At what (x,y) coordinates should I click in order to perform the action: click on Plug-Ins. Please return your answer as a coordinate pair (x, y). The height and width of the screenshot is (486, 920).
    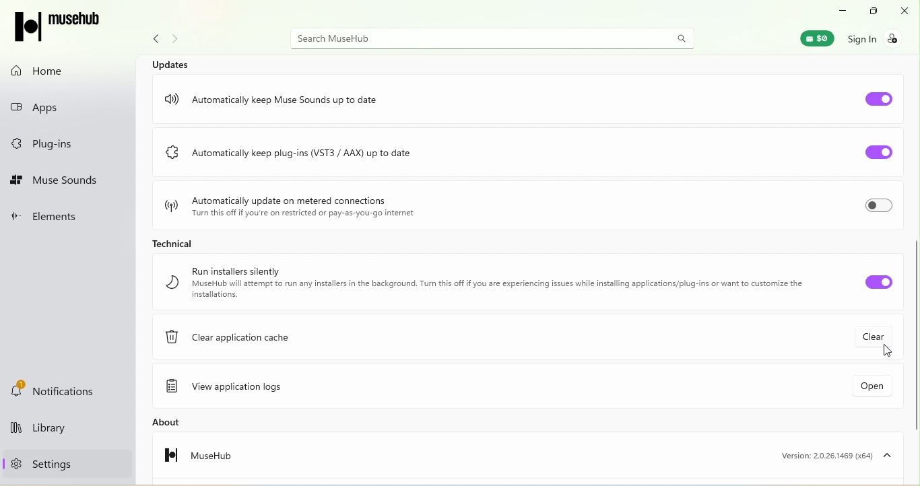
    Looking at the image, I should click on (47, 145).